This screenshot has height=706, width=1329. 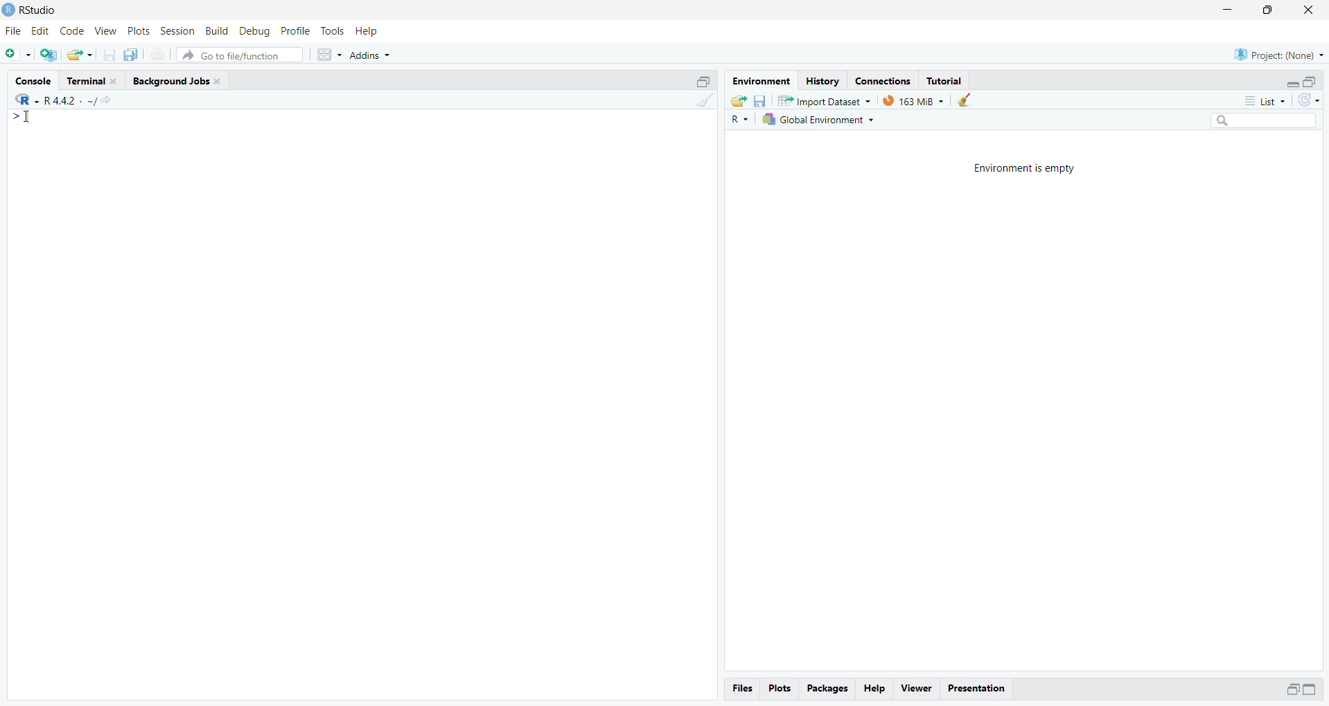 What do you see at coordinates (738, 101) in the screenshot?
I see `share` at bounding box center [738, 101].